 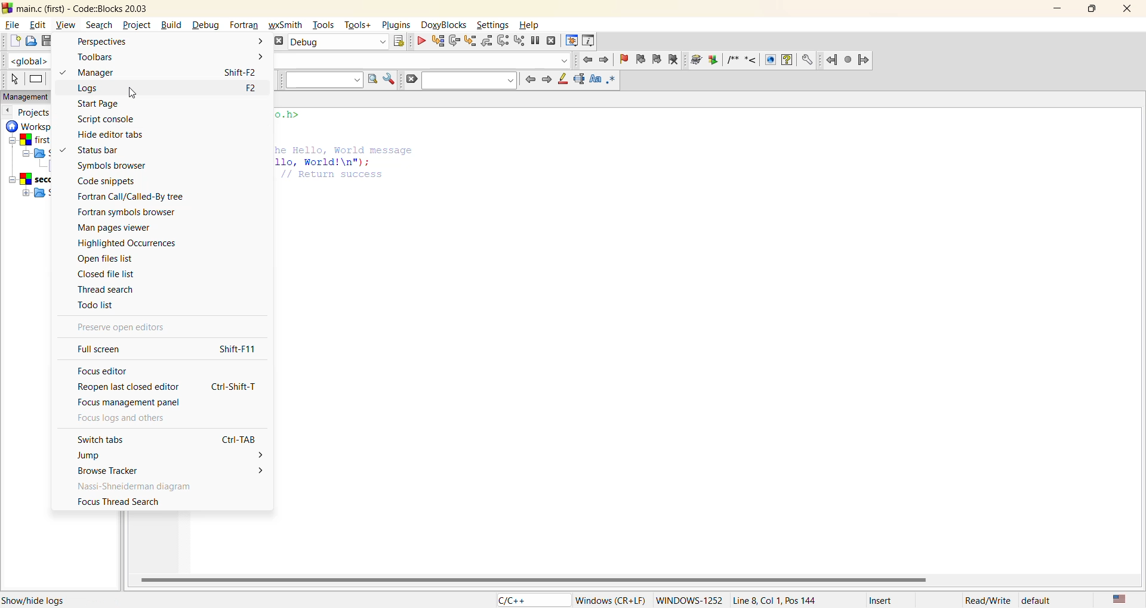 I want to click on text to search, so click(x=324, y=79).